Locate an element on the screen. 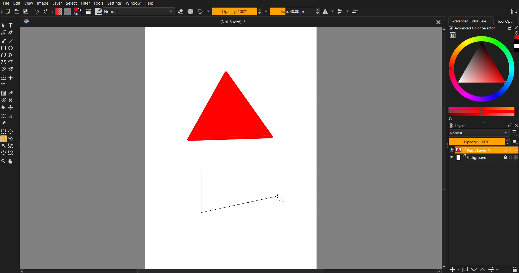  Selection freeshape is located at coordinates (12, 139).